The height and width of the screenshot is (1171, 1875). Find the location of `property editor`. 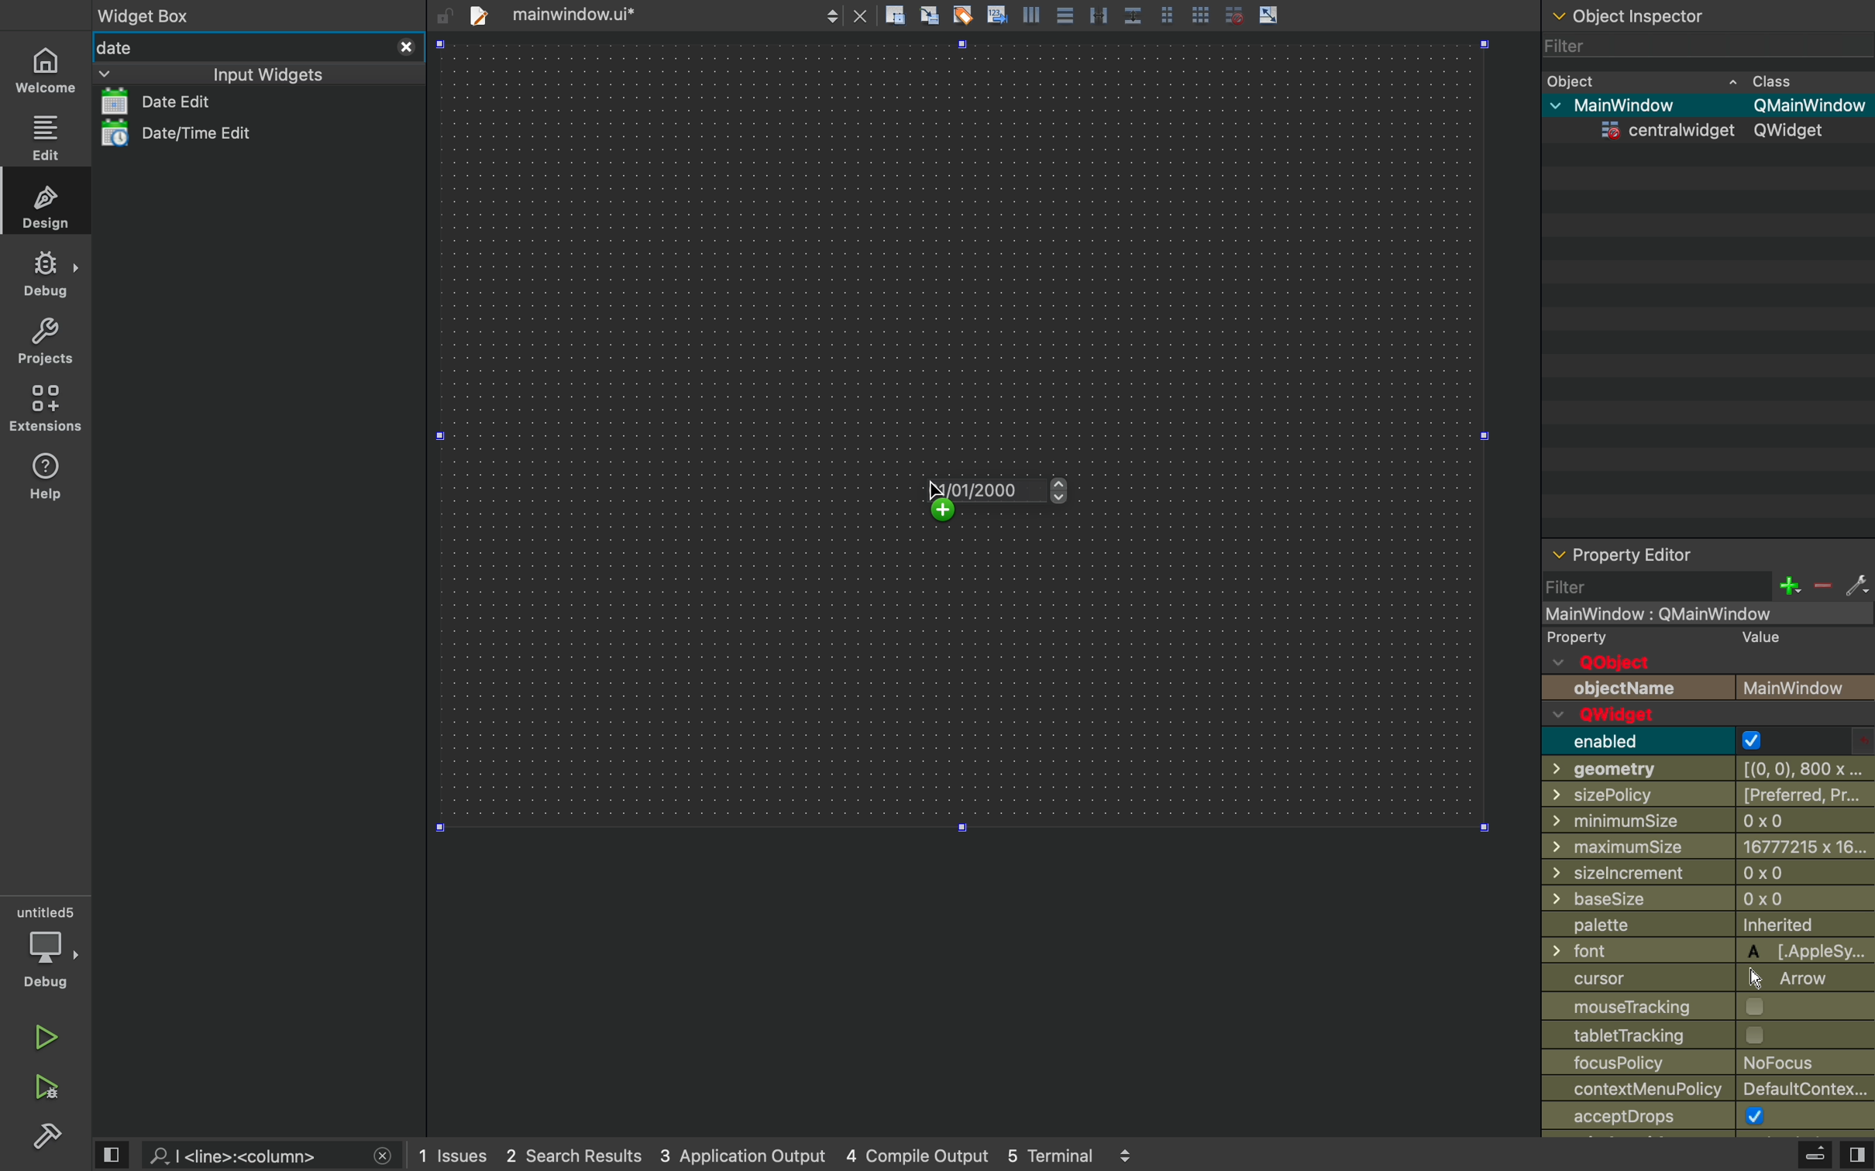

property editor is located at coordinates (1706, 553).